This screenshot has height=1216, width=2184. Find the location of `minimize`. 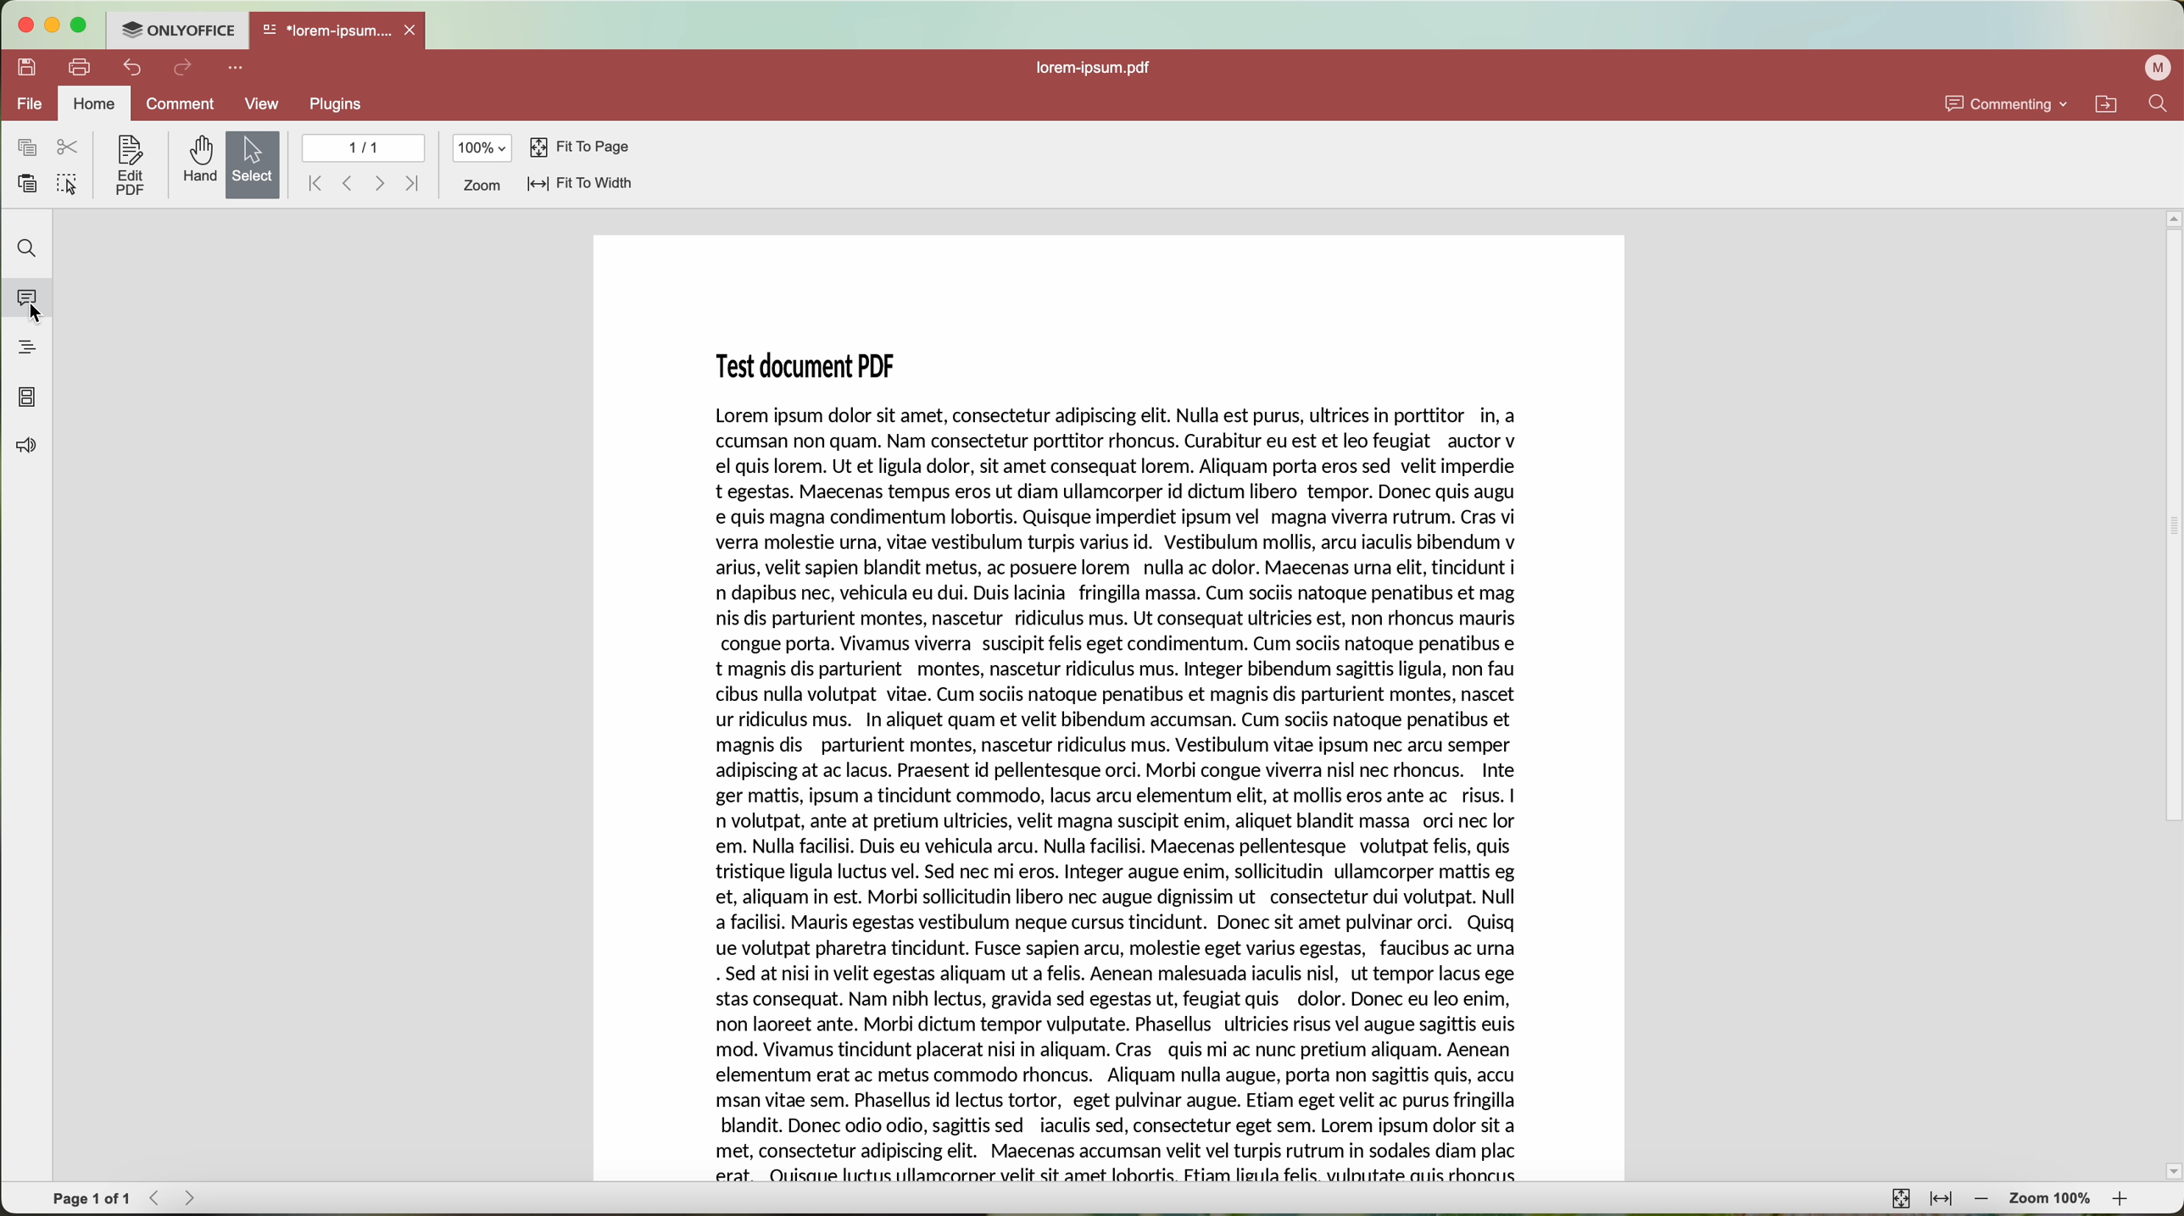

minimize is located at coordinates (50, 26).